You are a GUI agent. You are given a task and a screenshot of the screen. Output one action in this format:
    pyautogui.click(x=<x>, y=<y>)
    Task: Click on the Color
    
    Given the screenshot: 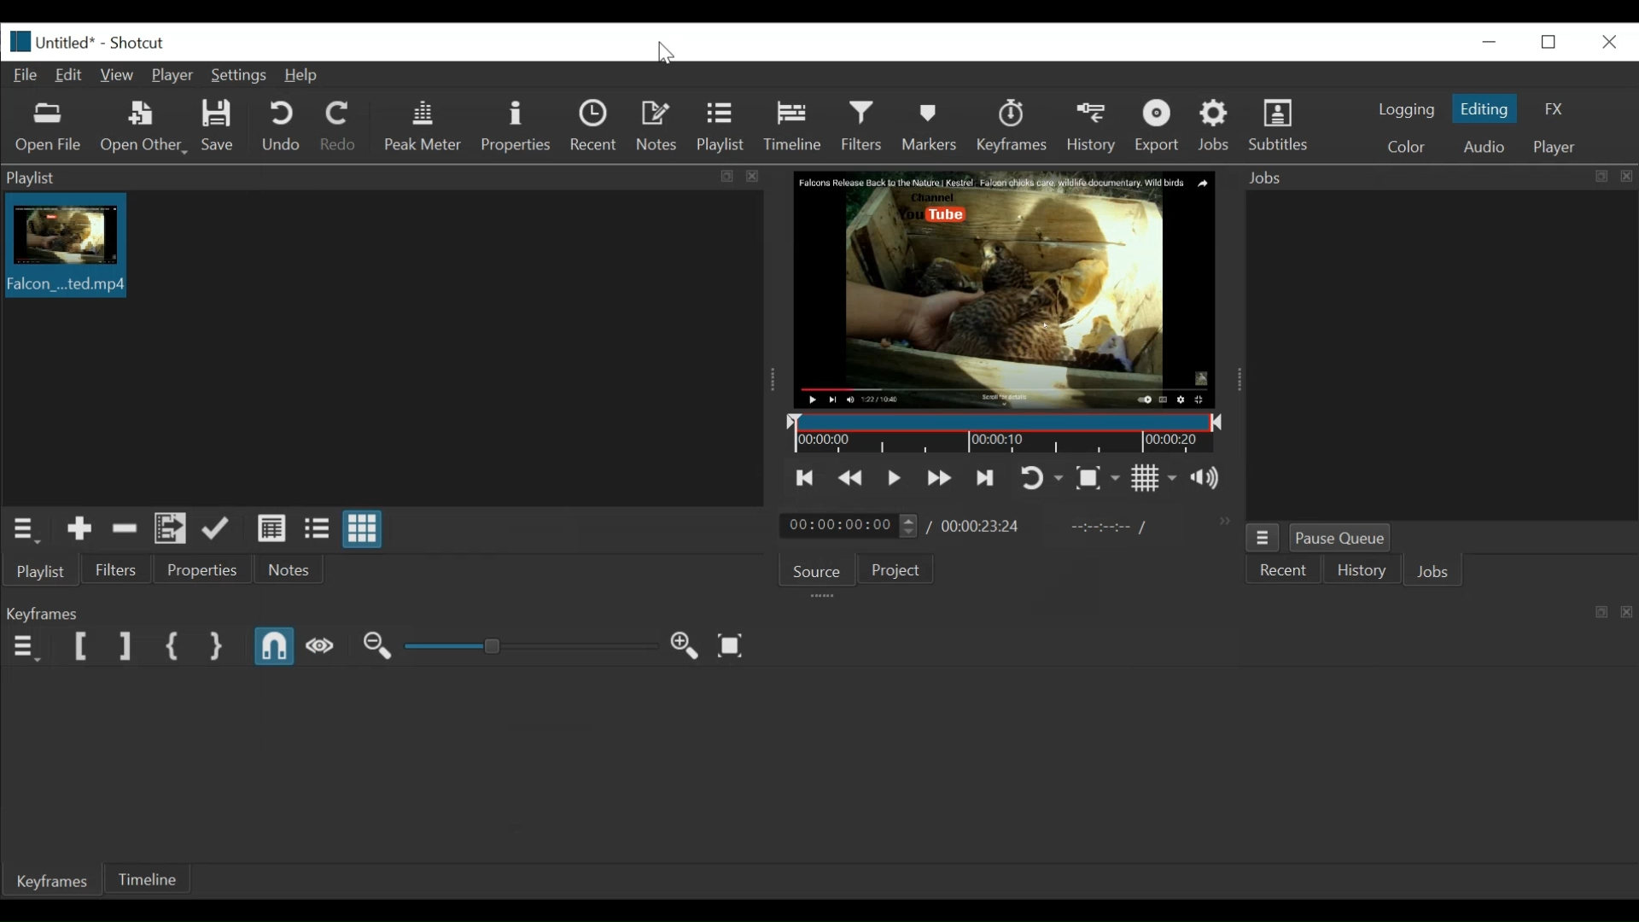 What is the action you would take?
    pyautogui.click(x=1403, y=146)
    